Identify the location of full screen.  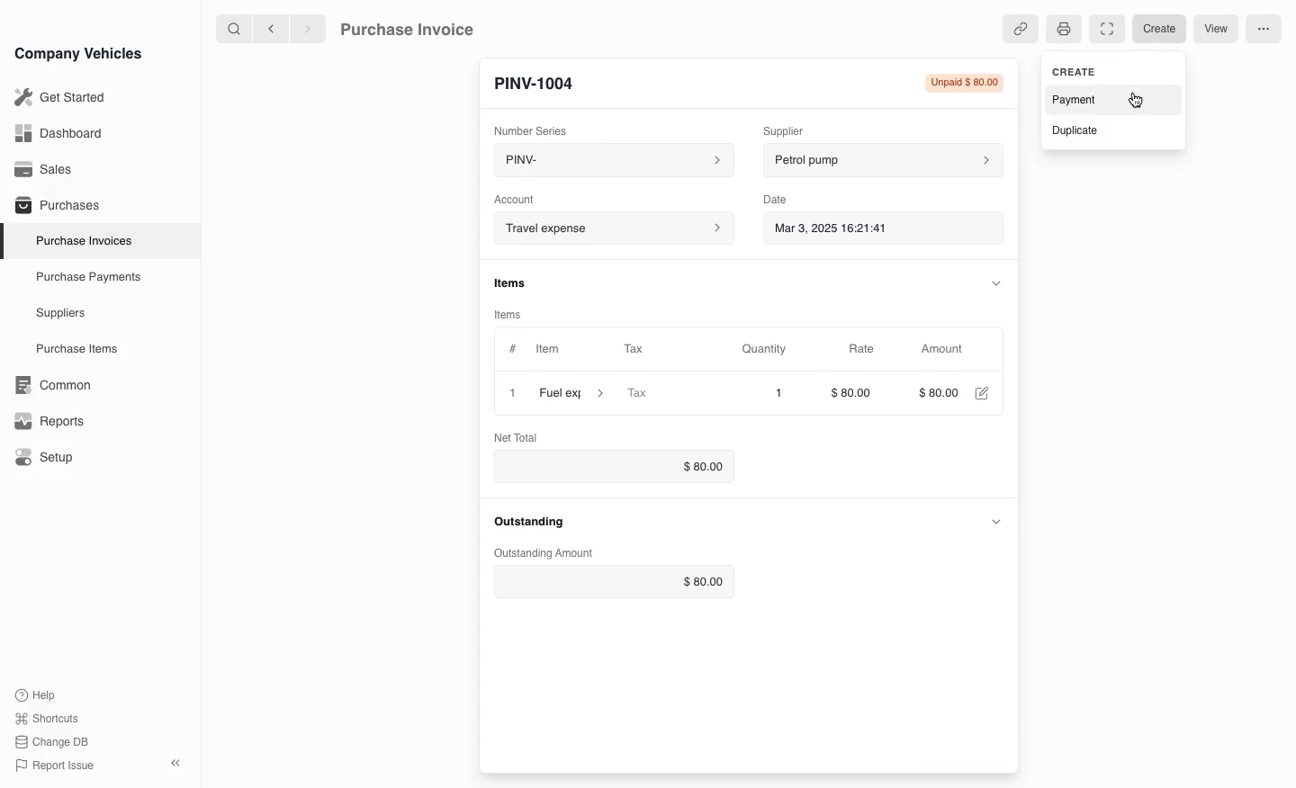
(1105, 29).